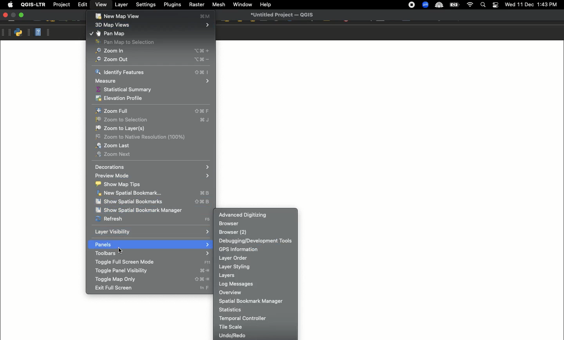  What do you see at coordinates (150, 280) in the screenshot?
I see `Toggle maps only` at bounding box center [150, 280].